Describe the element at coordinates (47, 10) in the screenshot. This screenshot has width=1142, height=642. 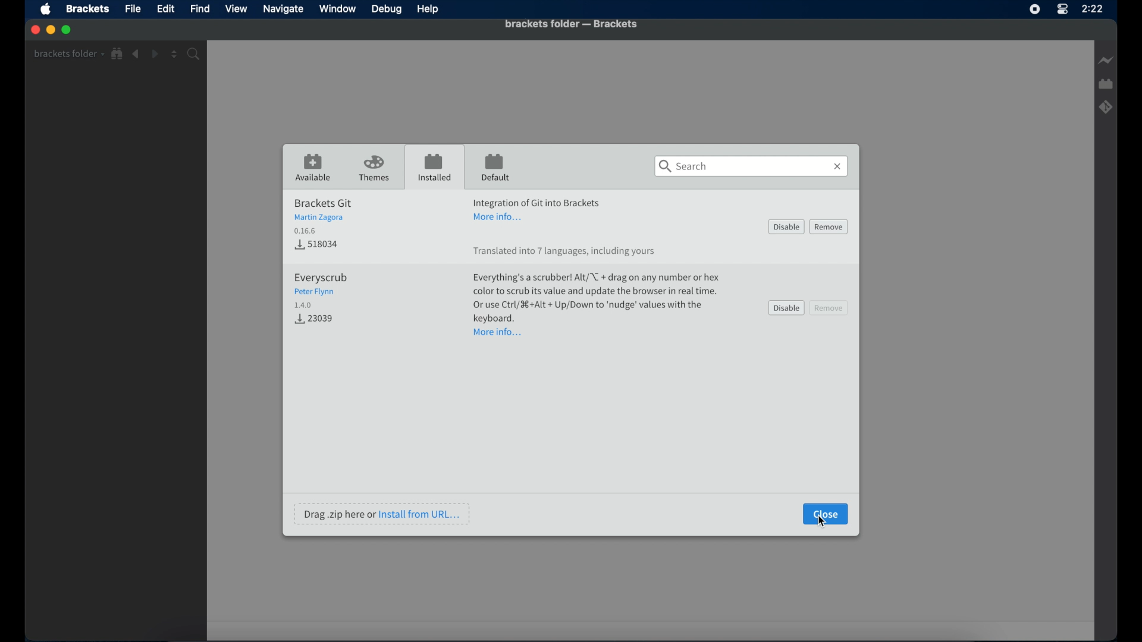
I see `apple icon` at that location.